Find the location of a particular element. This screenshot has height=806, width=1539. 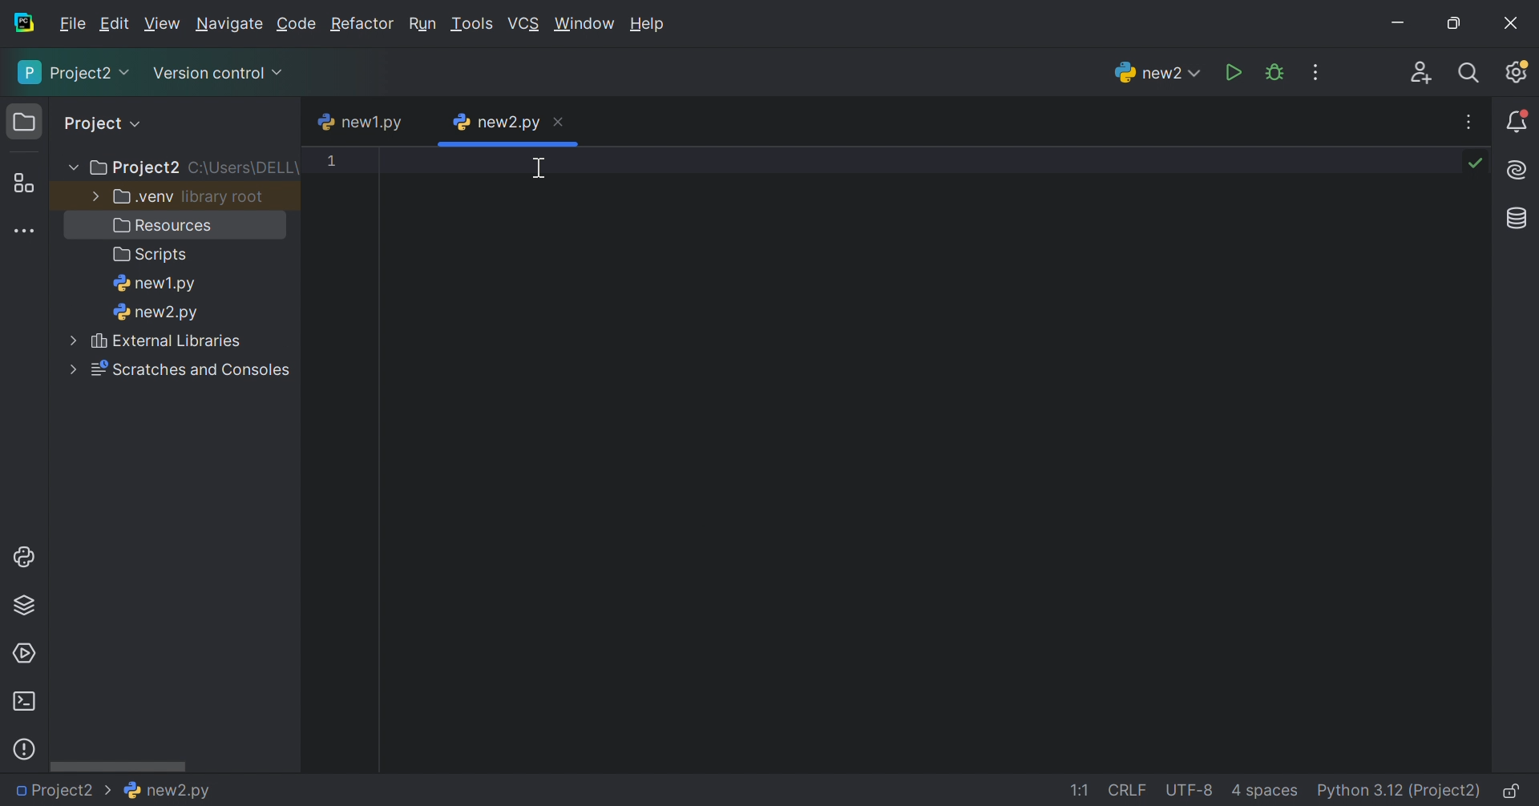

Resources is located at coordinates (163, 226).